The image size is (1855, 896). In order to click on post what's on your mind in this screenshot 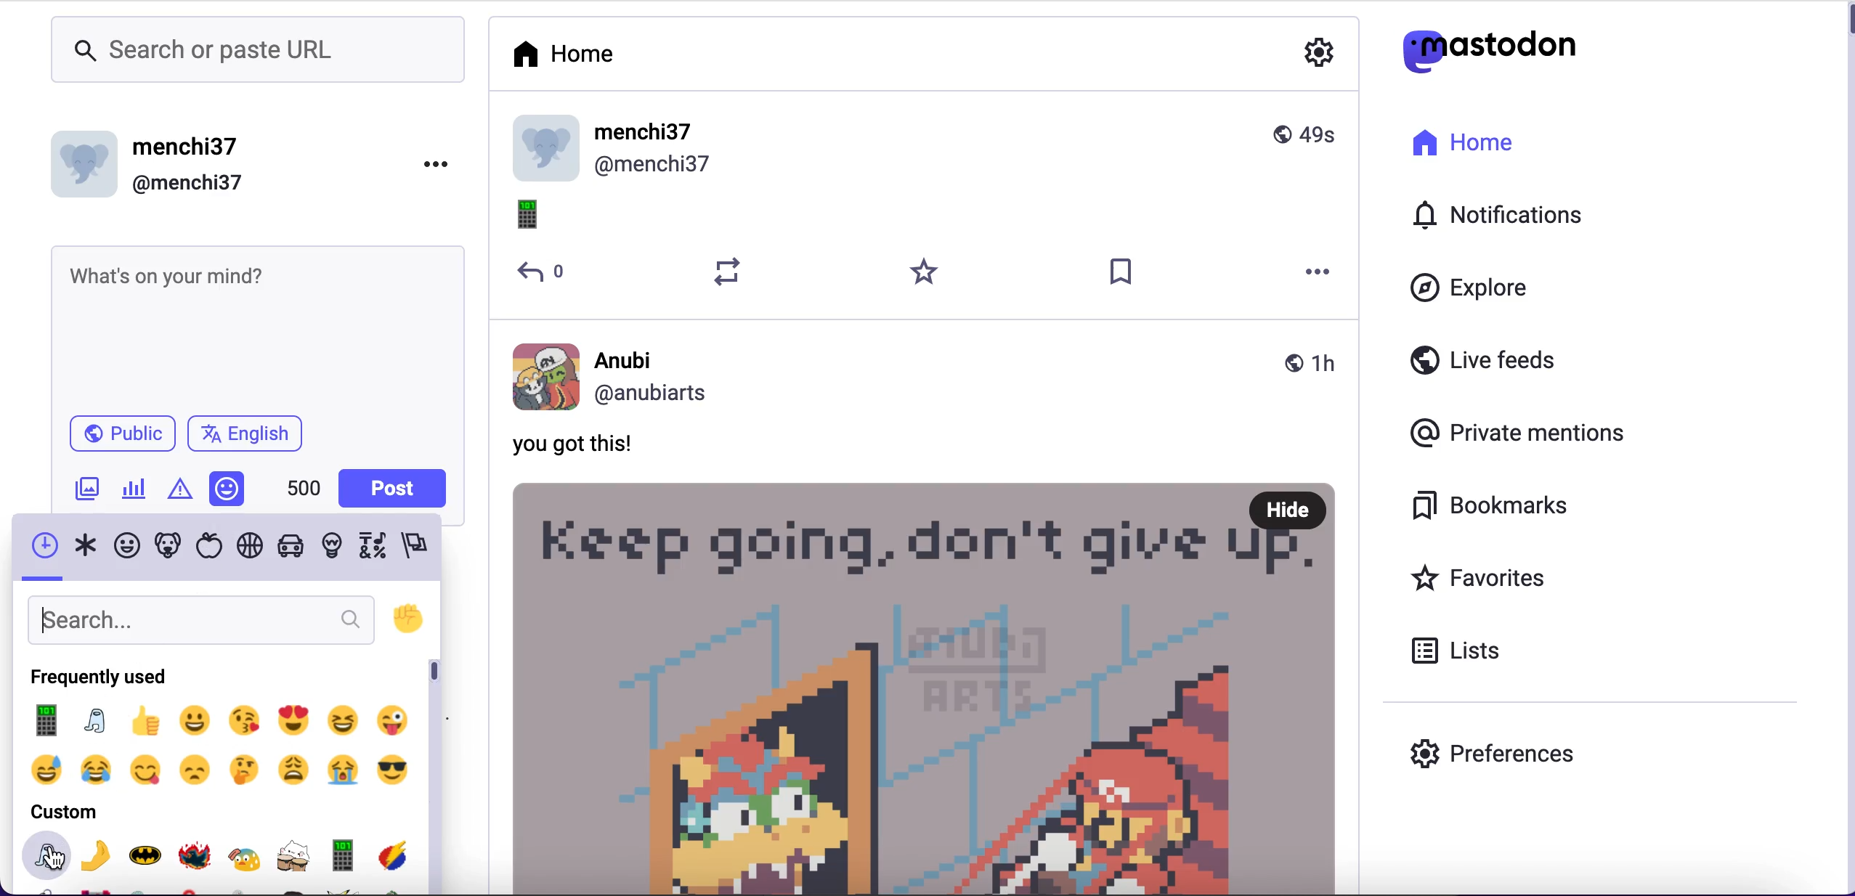, I will do `click(255, 327)`.